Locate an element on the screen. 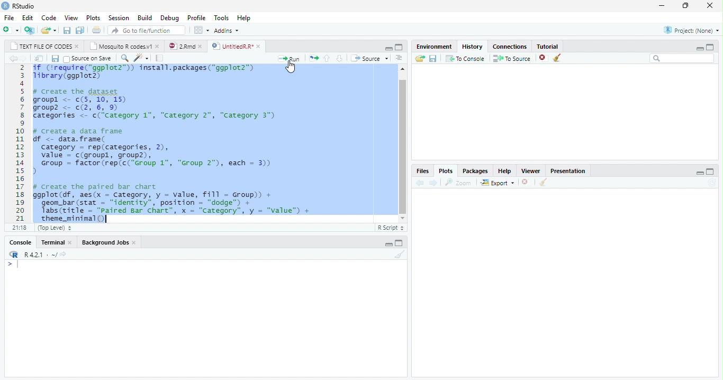 The width and height of the screenshot is (723, 380). source on save is located at coordinates (87, 58).